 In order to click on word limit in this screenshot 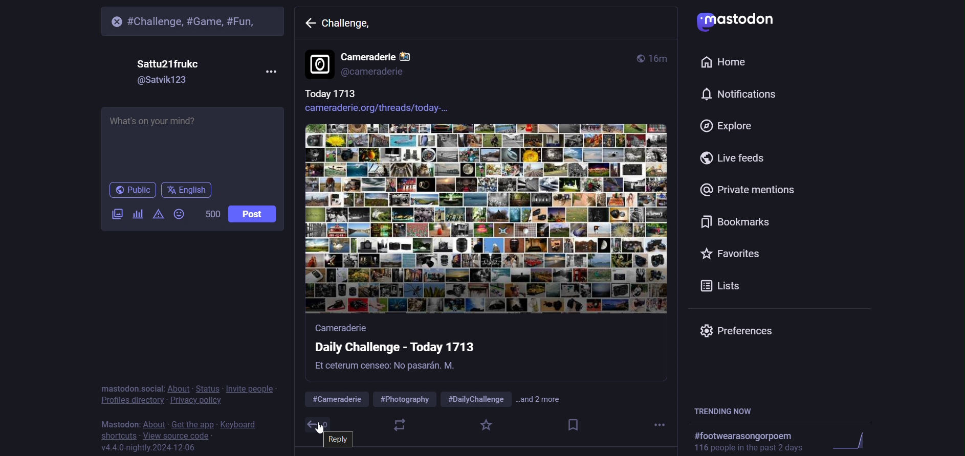, I will do `click(211, 214)`.